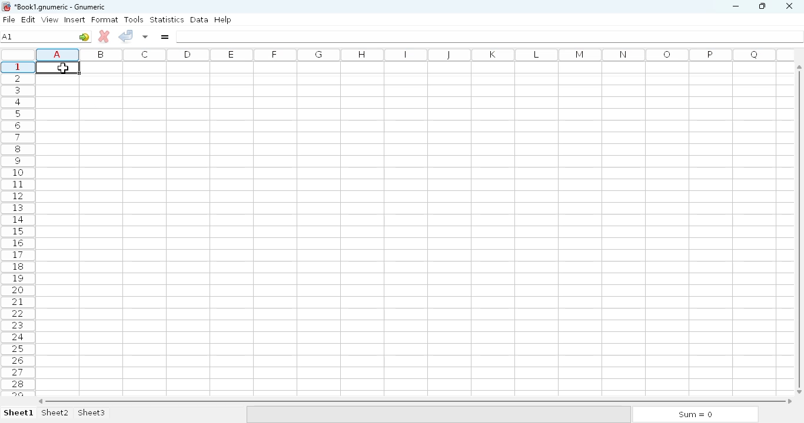  What do you see at coordinates (75, 19) in the screenshot?
I see `insert` at bounding box center [75, 19].